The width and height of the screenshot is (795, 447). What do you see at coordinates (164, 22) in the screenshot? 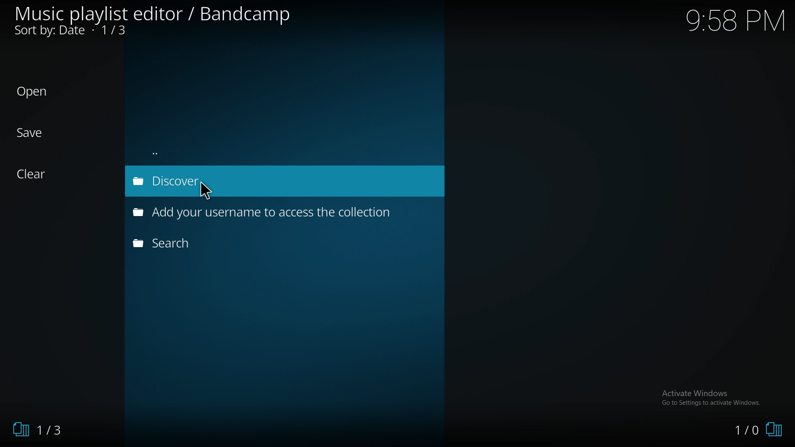
I see `Music playlist editor / Bandcamp, Sort by • 1/3` at bounding box center [164, 22].